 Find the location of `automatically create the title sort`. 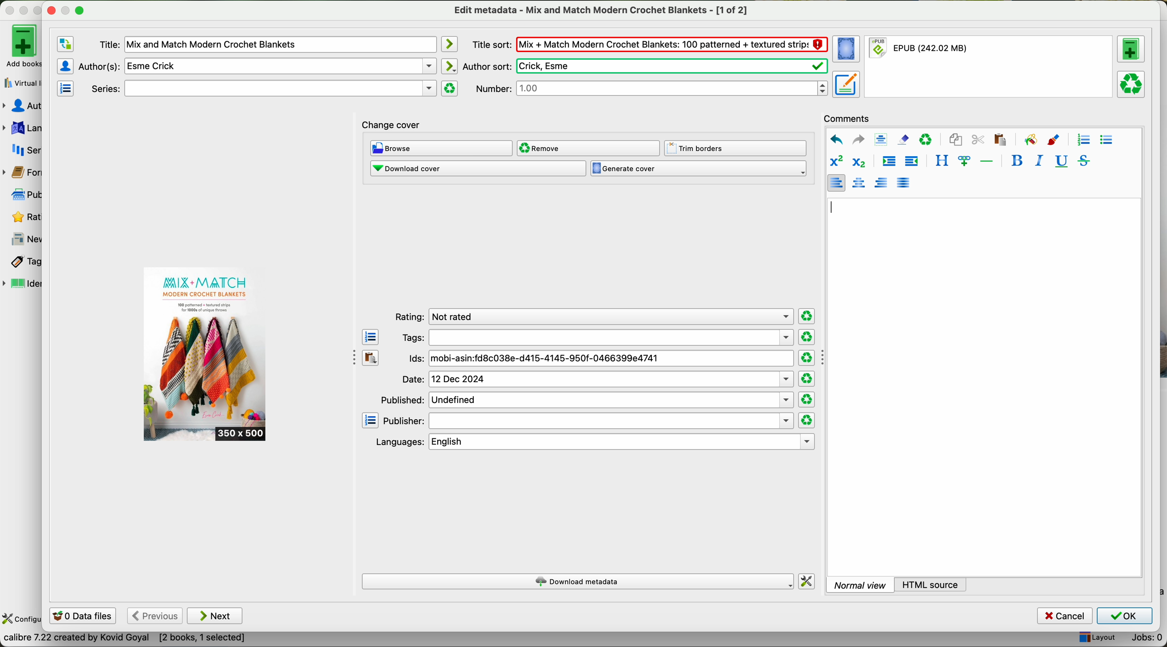

automatically create the title sort is located at coordinates (448, 44).